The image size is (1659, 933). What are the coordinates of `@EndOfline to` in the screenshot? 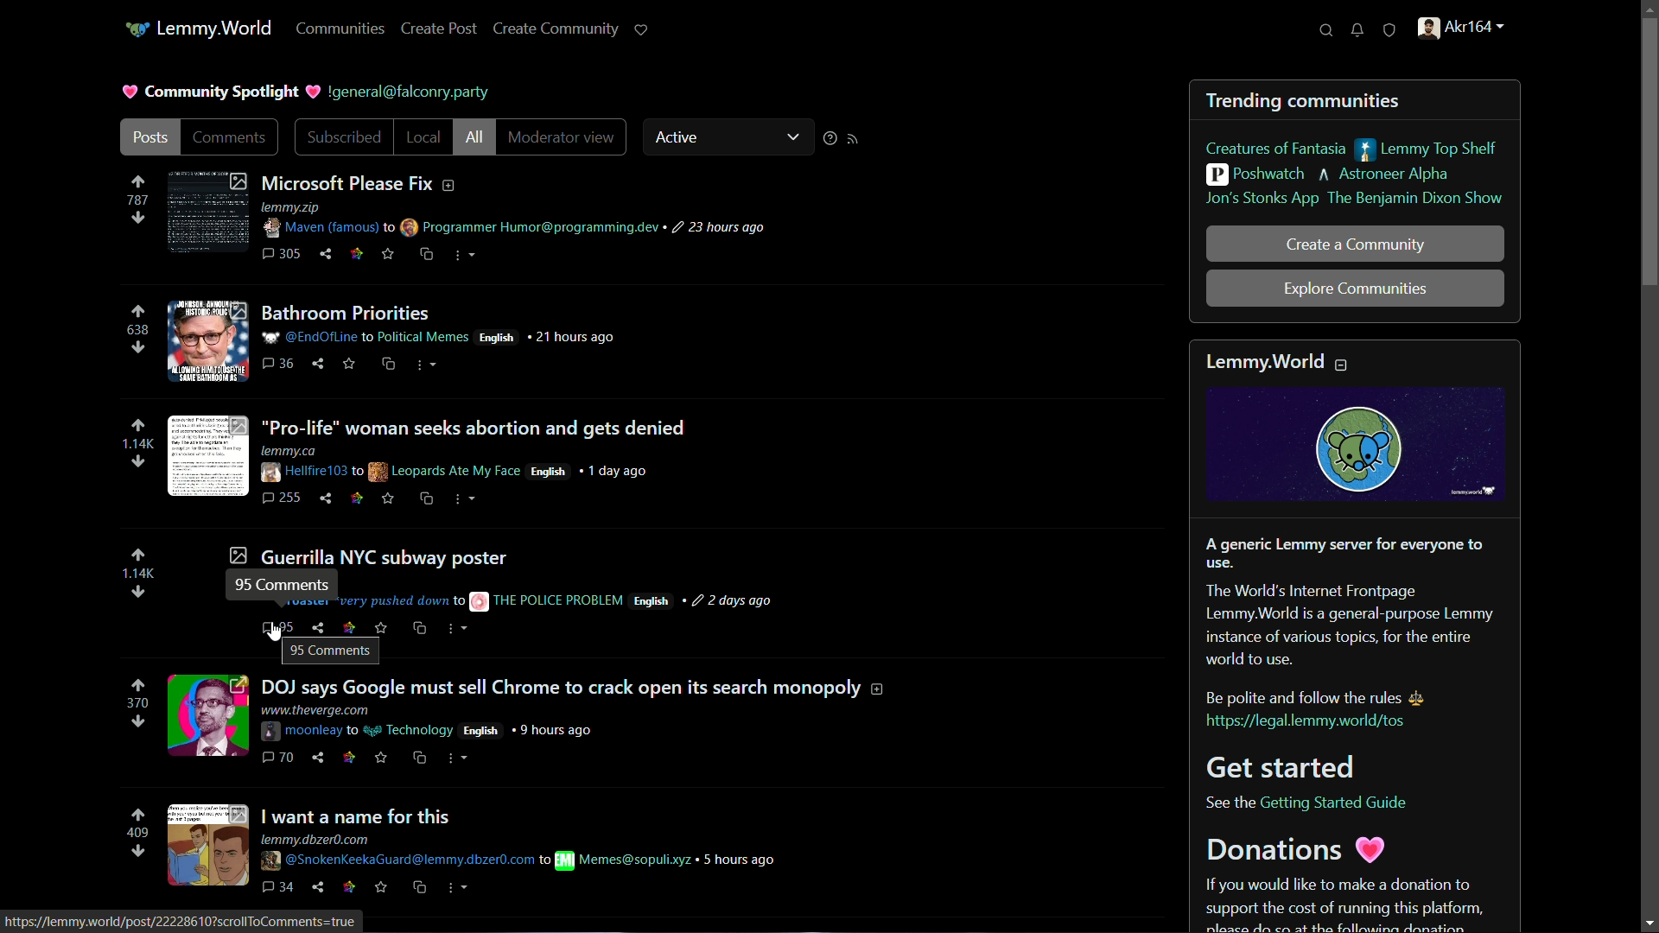 It's located at (318, 337).